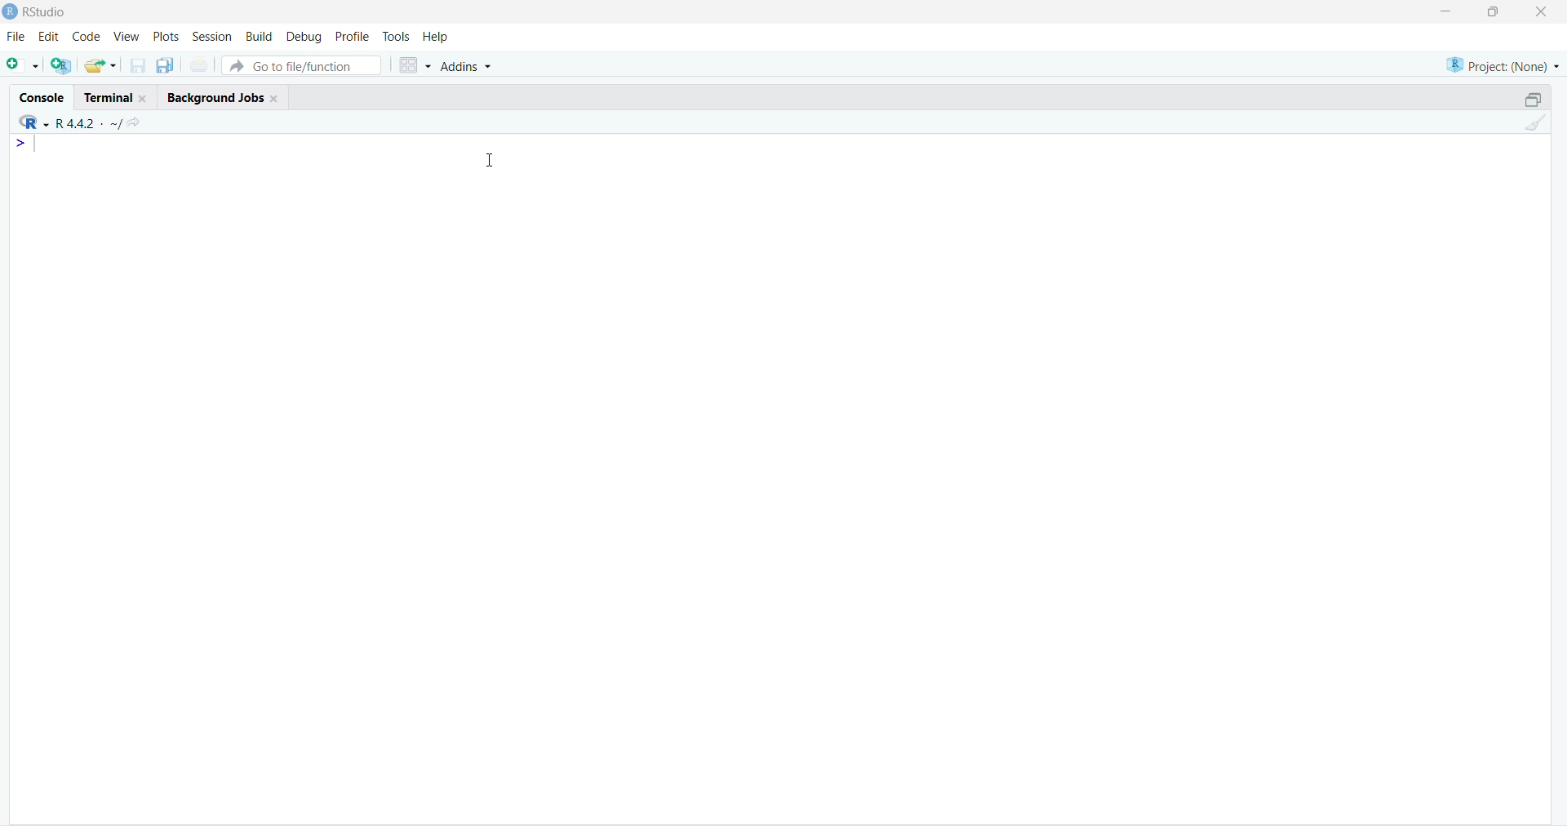  Describe the element at coordinates (415, 65) in the screenshot. I see `grid view` at that location.